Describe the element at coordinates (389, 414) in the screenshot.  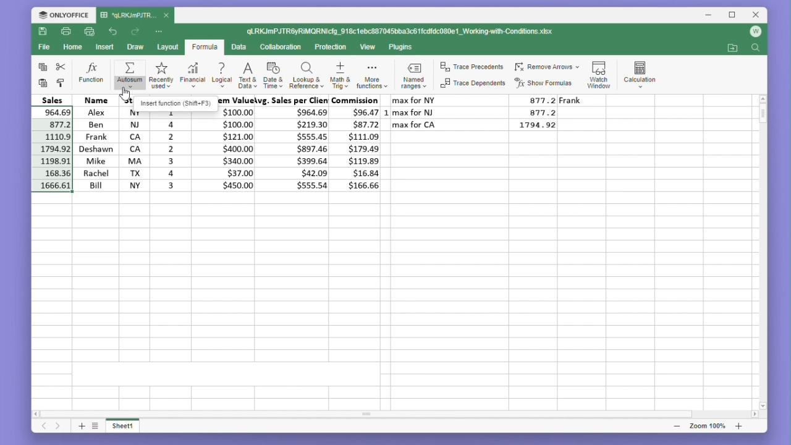
I see `Horizontal scroll bar` at that location.